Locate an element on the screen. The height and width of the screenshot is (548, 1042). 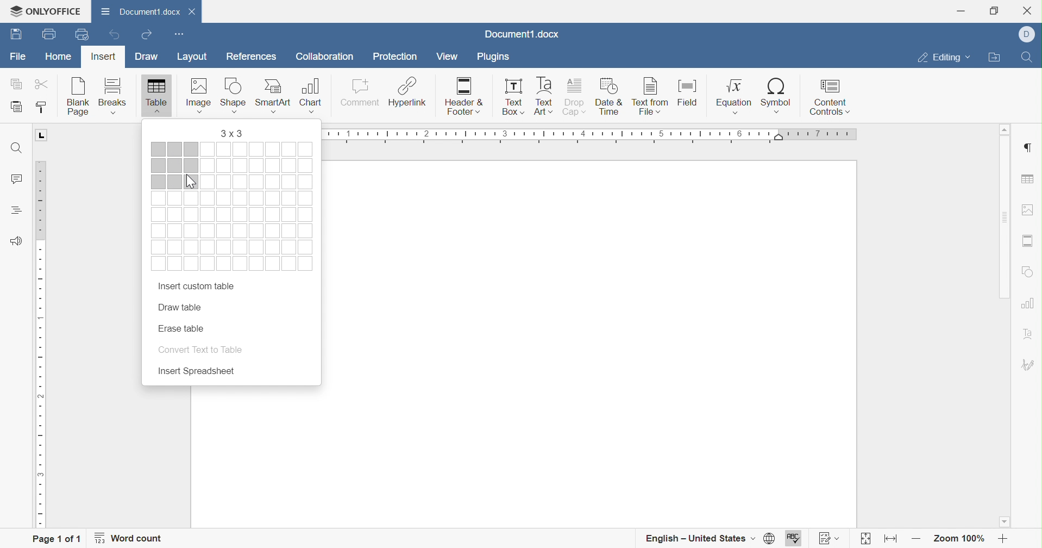
Field is located at coordinates (691, 94).